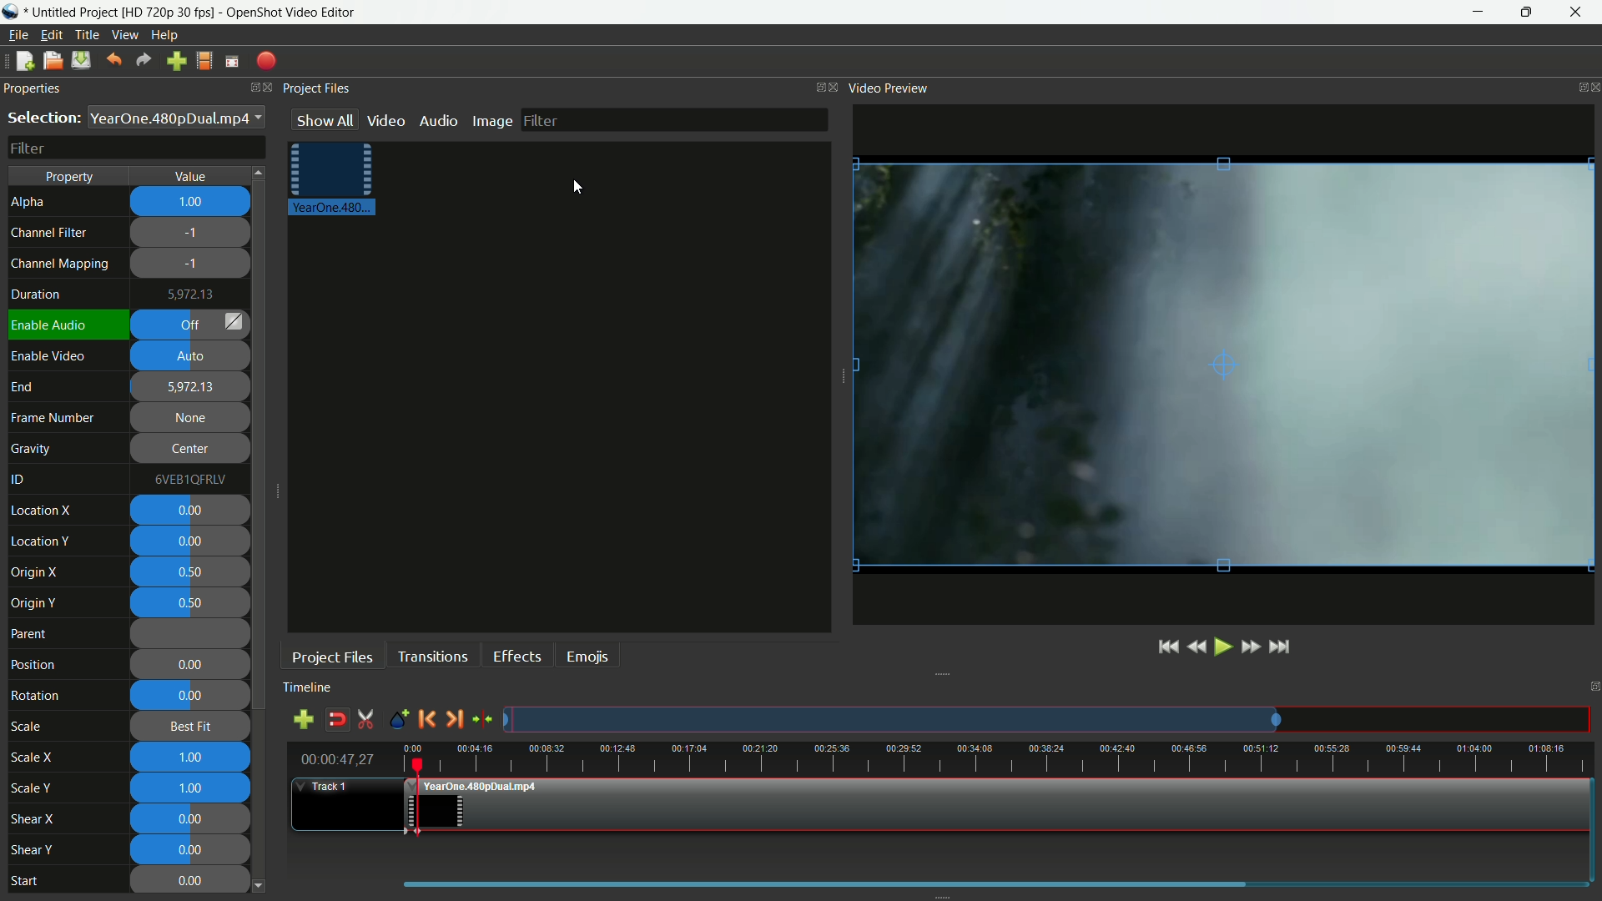  What do you see at coordinates (193, 355) in the screenshot?
I see `auto` at bounding box center [193, 355].